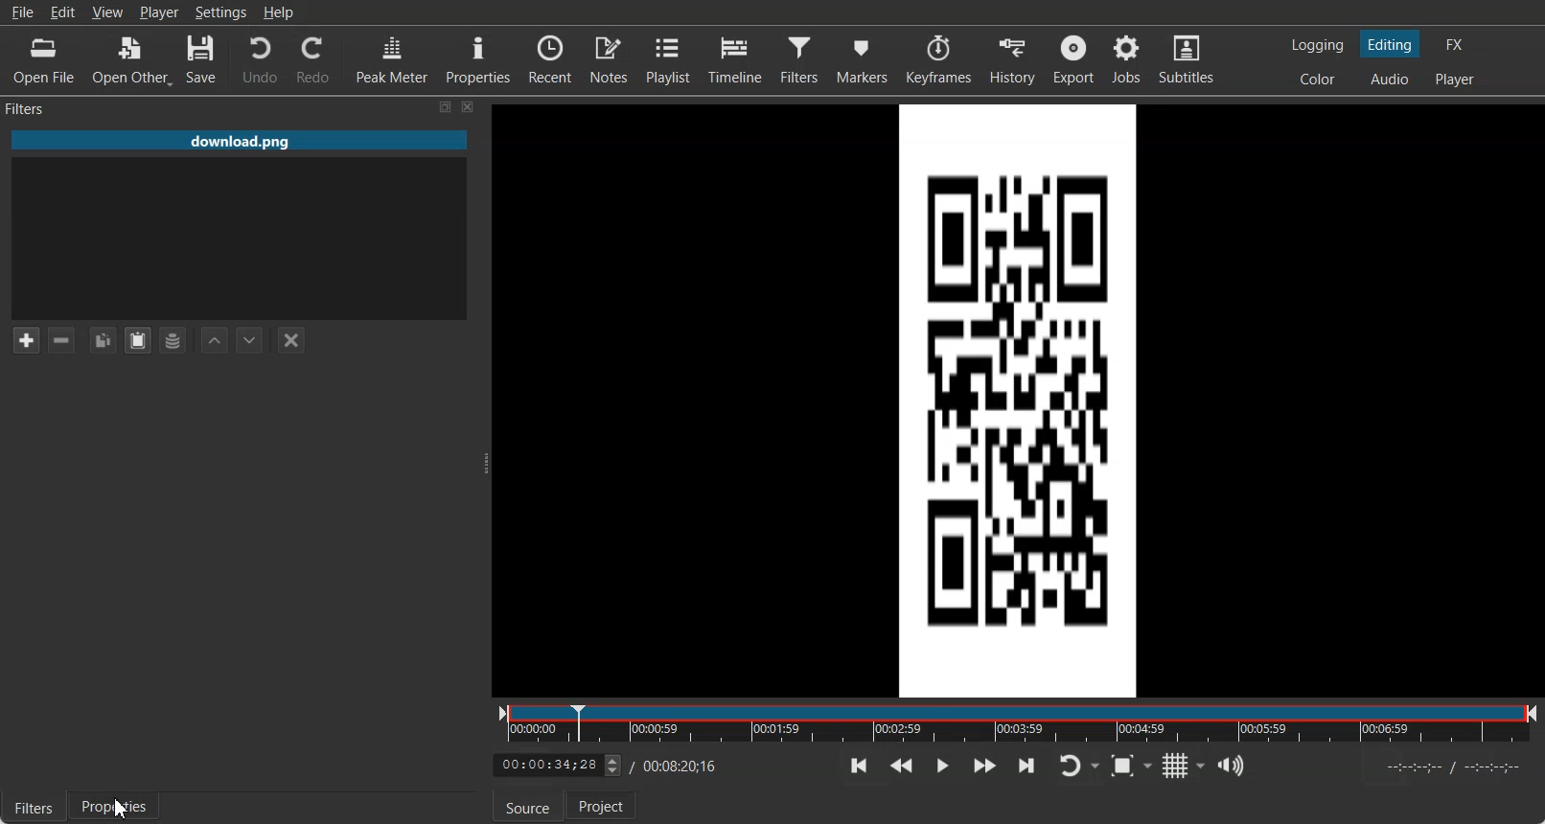 The width and height of the screenshot is (1545, 824). What do you see at coordinates (1315, 80) in the screenshot?
I see `Switch to Color layout` at bounding box center [1315, 80].